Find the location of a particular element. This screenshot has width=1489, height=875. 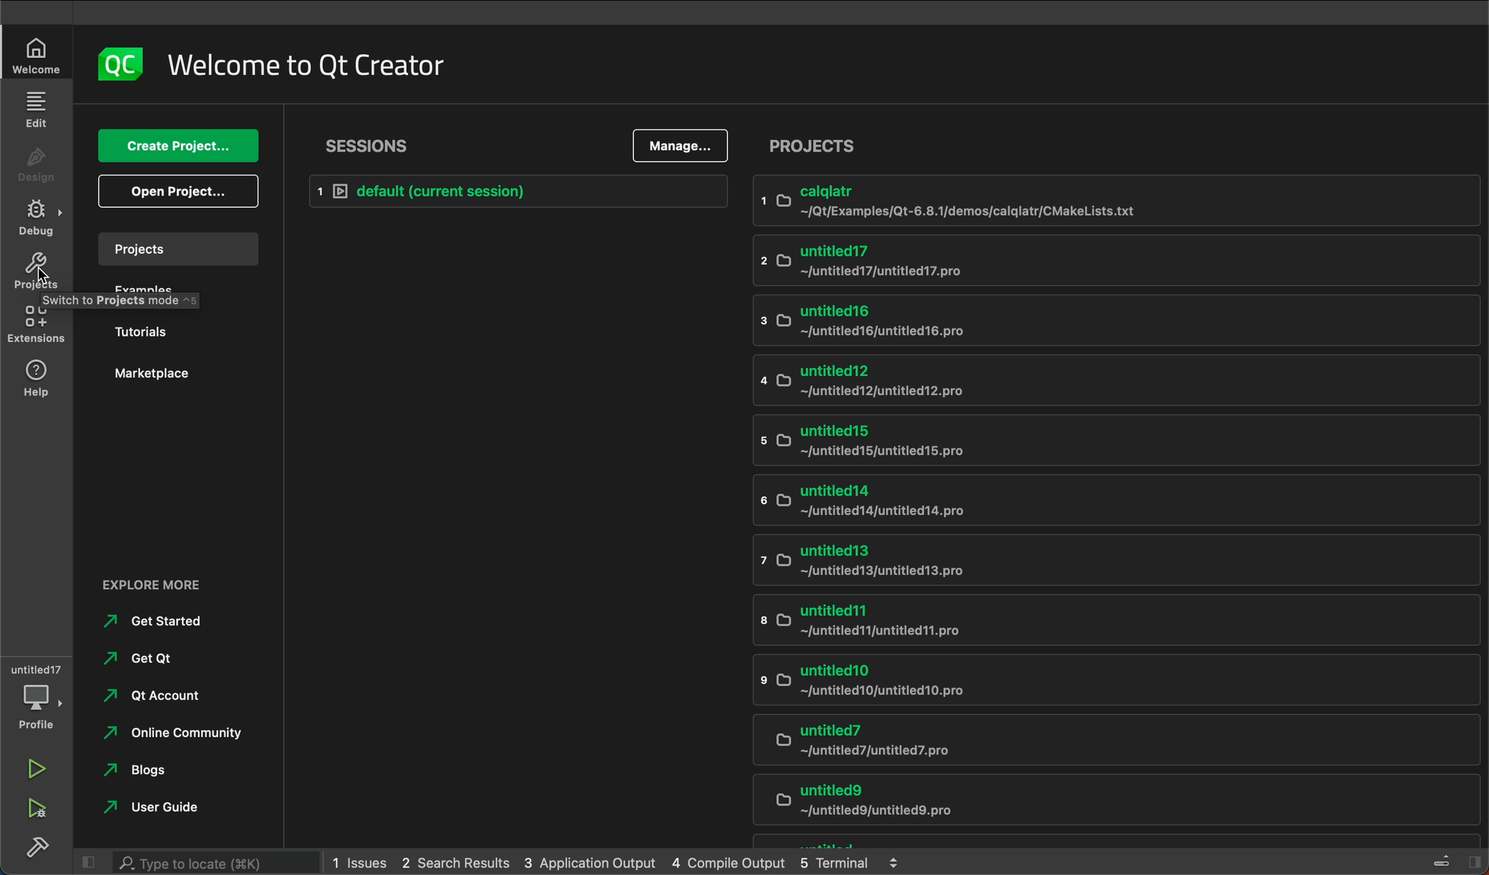

help is located at coordinates (37, 377).